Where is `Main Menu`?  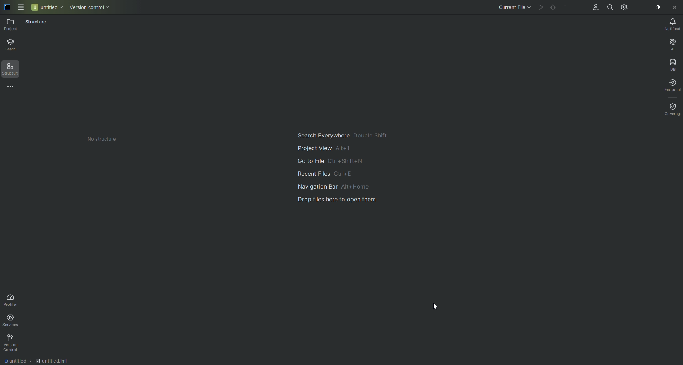
Main Menu is located at coordinates (21, 6).